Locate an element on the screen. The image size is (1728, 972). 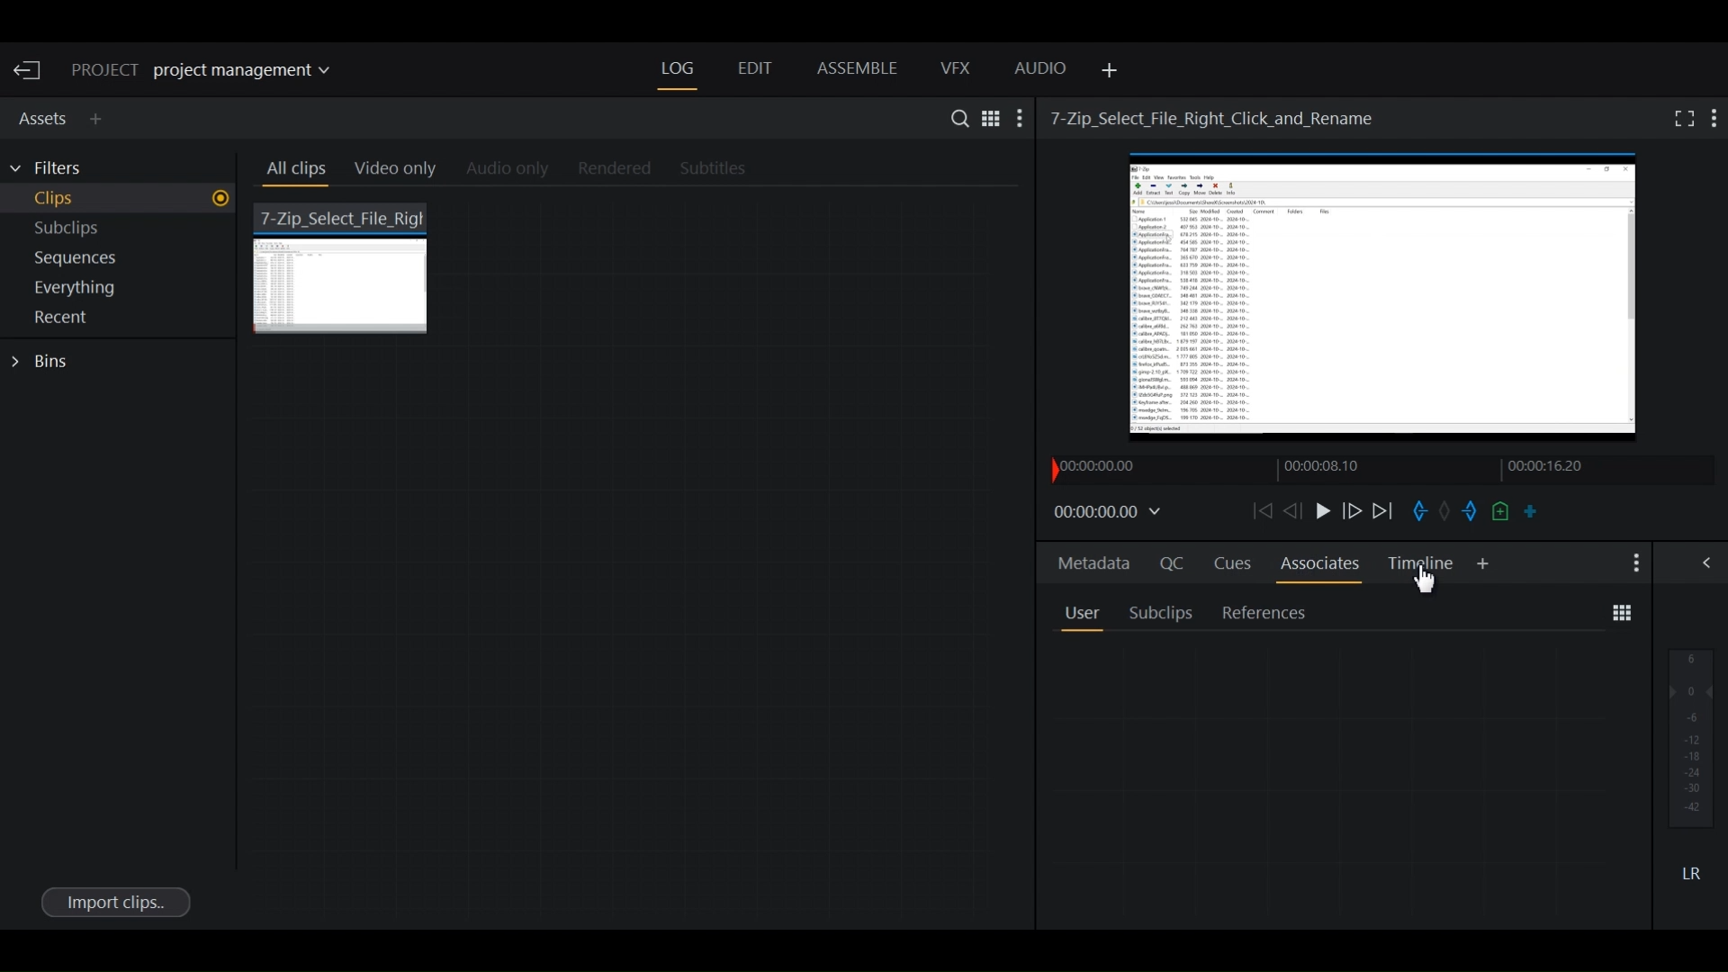
Task is located at coordinates (1445, 508).